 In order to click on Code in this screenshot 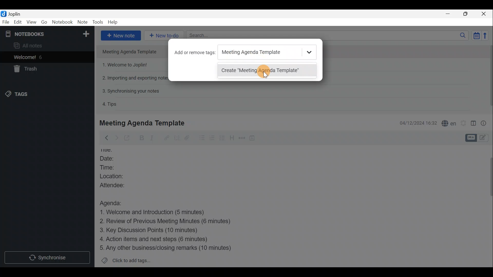, I will do `click(177, 139)`.